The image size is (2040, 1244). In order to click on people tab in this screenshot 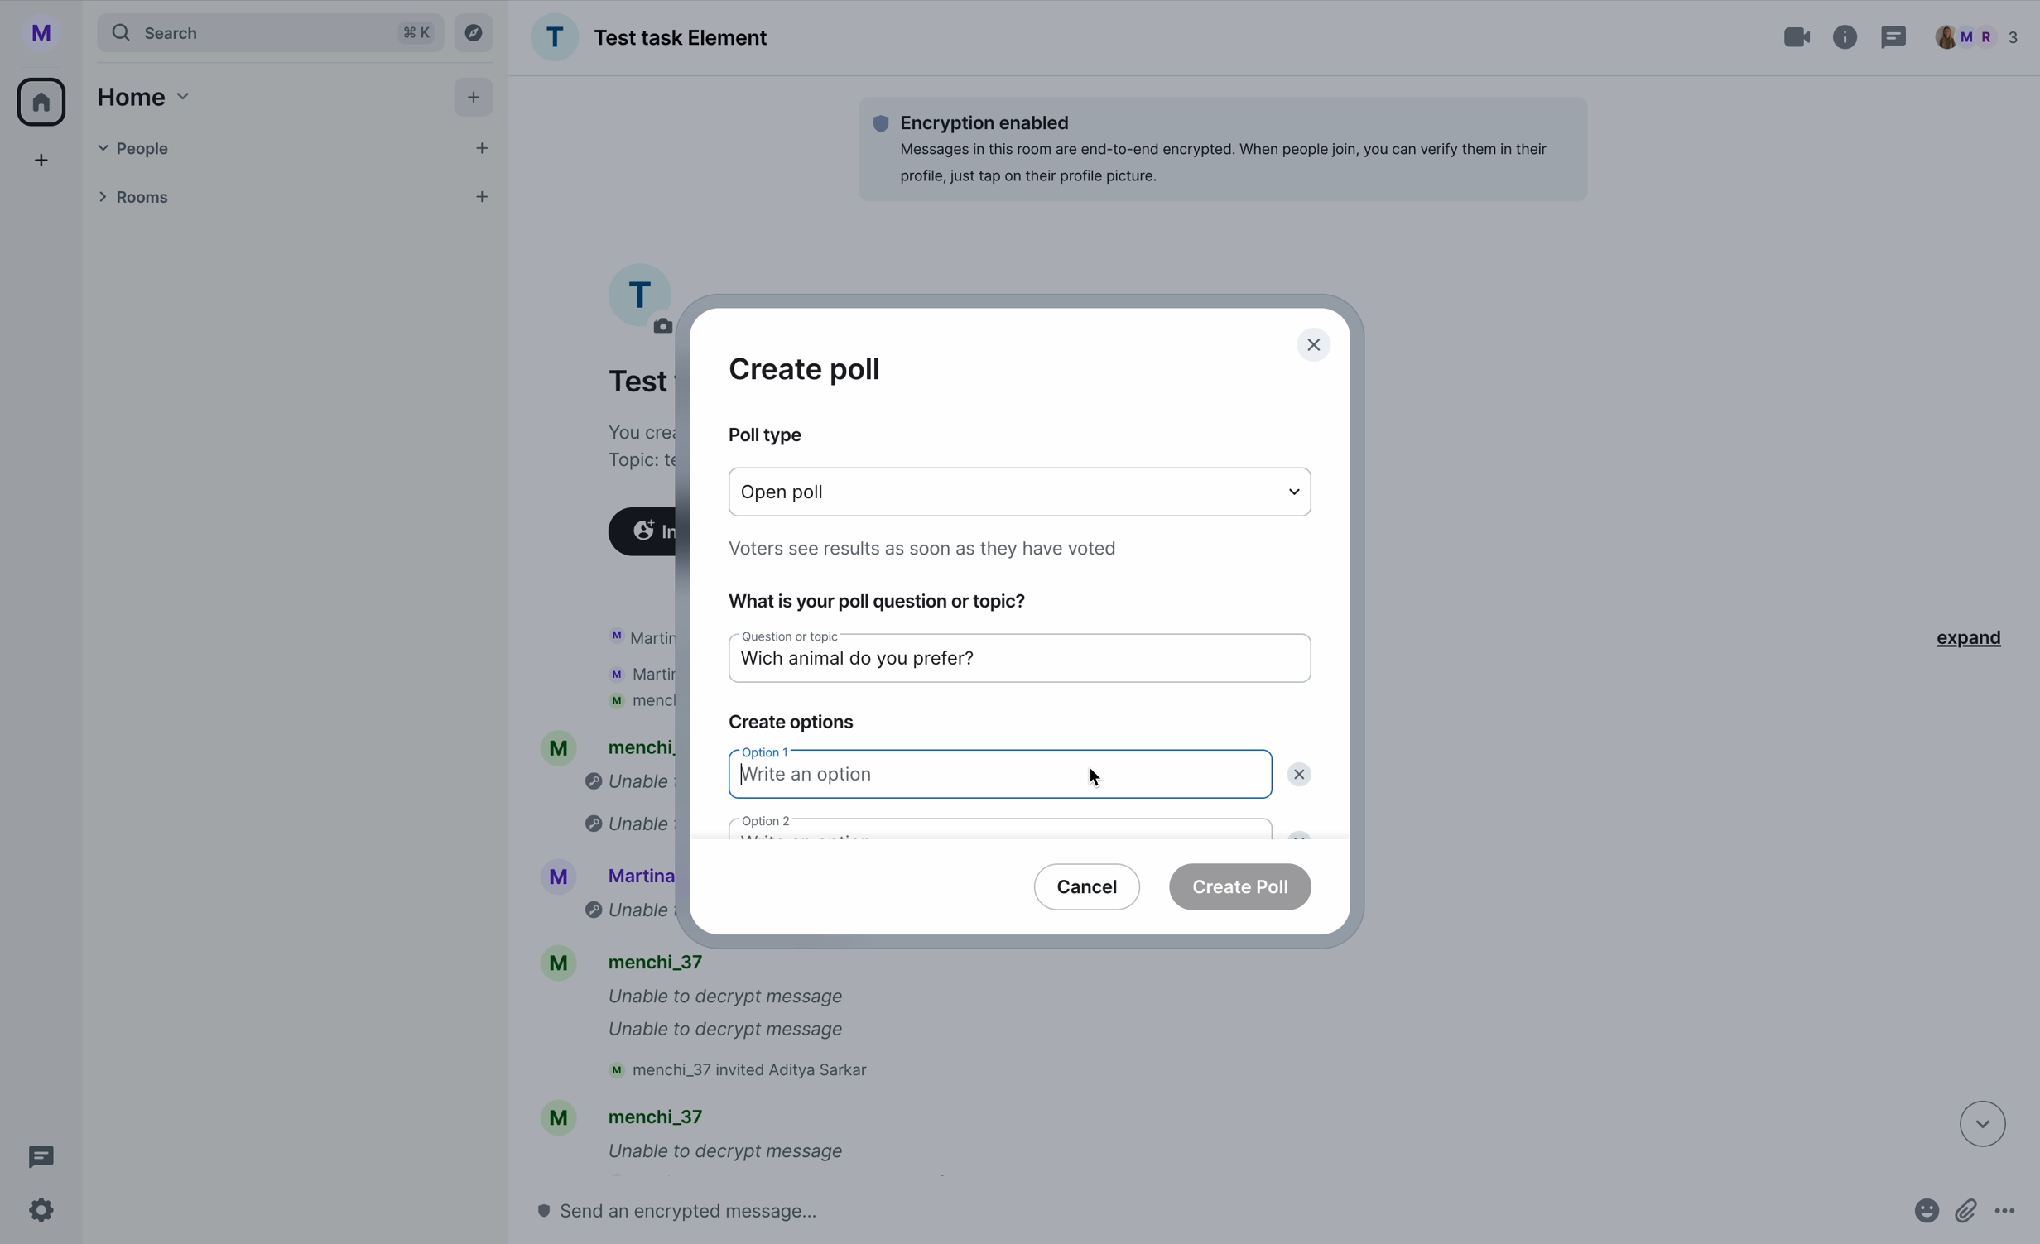, I will do `click(296, 148)`.